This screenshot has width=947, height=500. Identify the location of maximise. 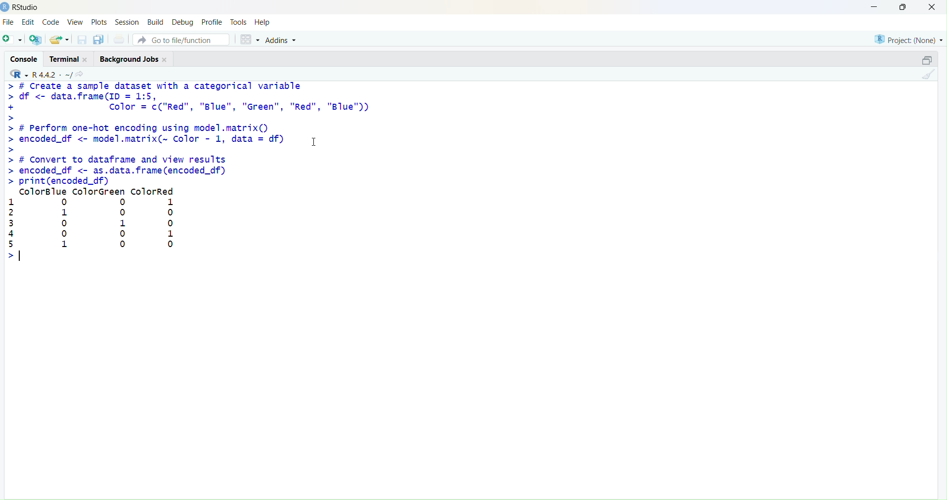
(904, 7).